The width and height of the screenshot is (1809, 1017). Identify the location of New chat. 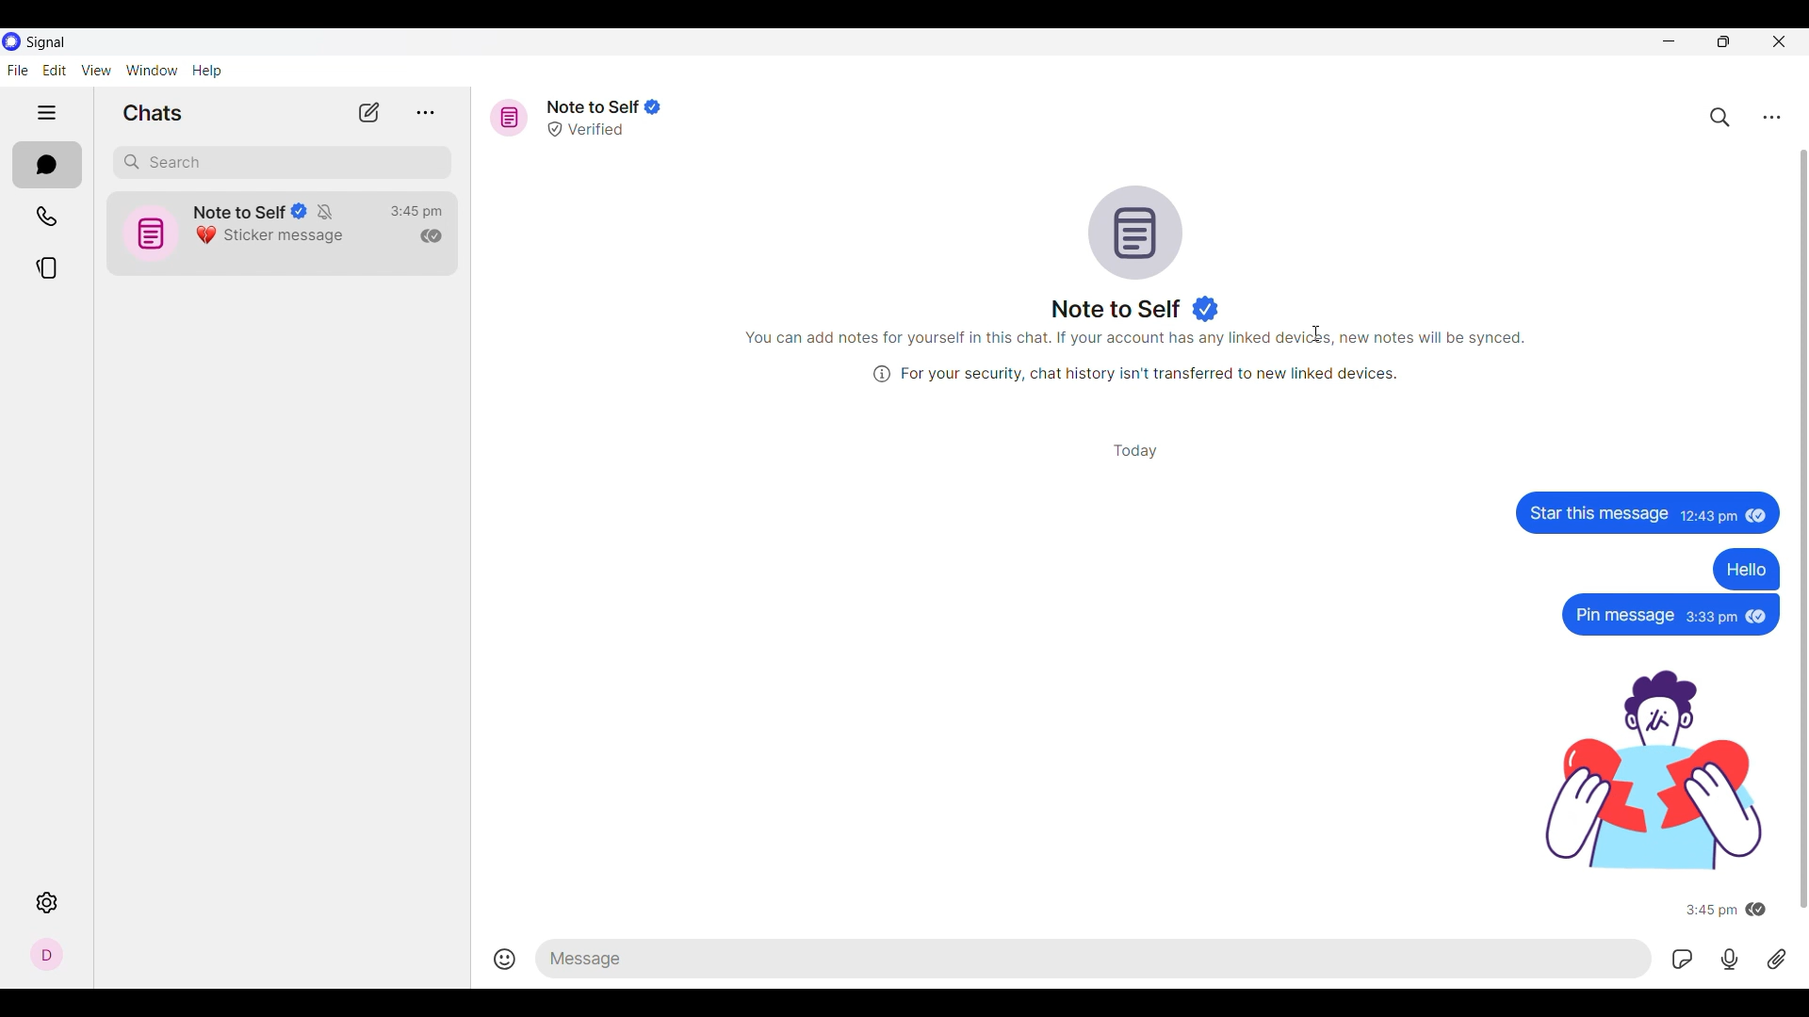
(369, 113).